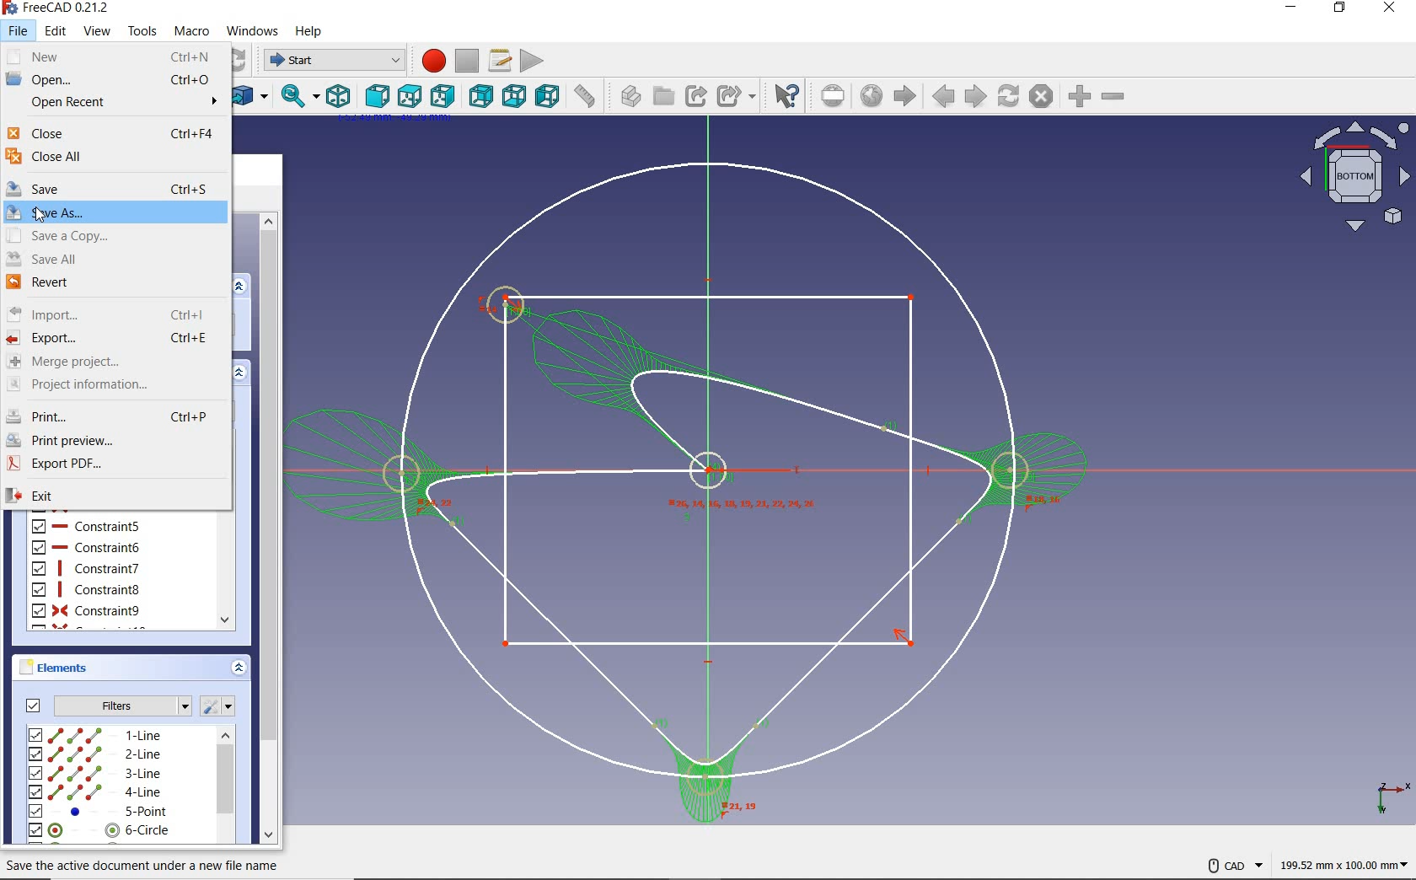 The image size is (1416, 880). I want to click on start page, so click(905, 96).